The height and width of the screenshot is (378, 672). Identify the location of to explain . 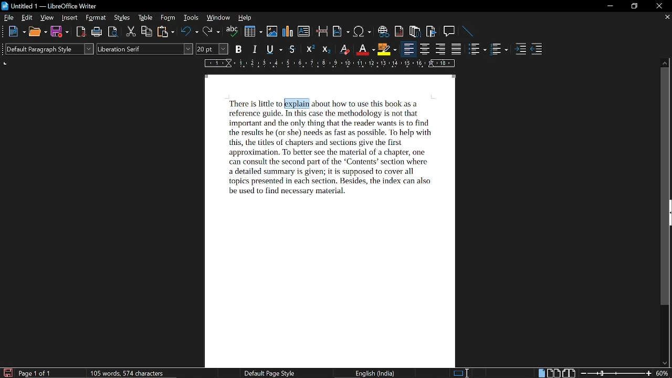
(297, 103).